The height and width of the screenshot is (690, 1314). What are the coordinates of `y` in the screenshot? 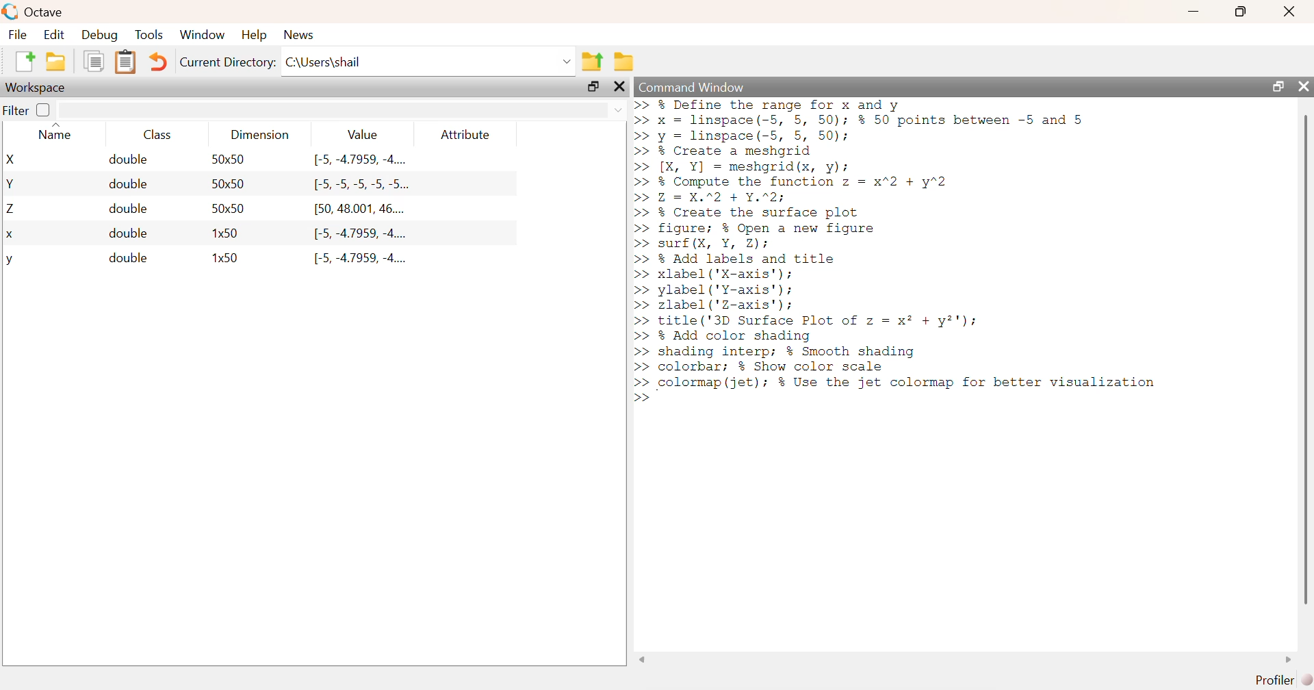 It's located at (10, 261).